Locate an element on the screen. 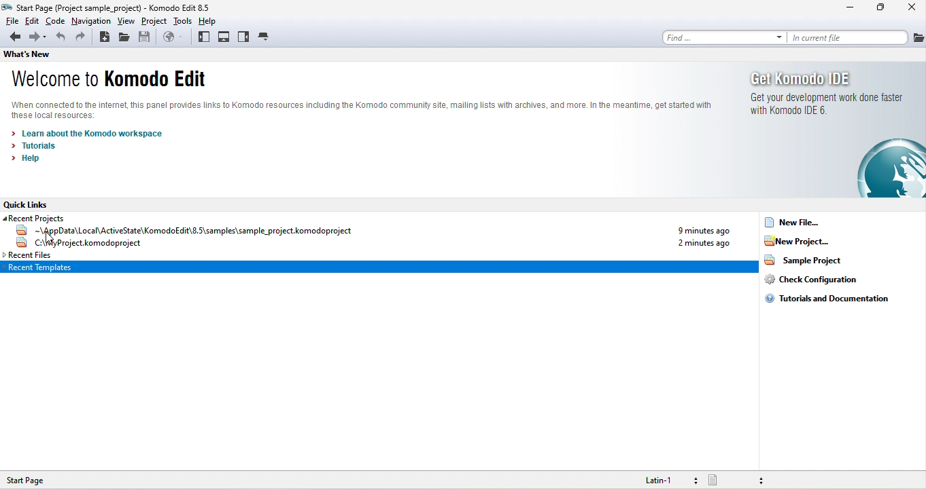 The height and width of the screenshot is (490, 926). browse is located at coordinates (173, 36).